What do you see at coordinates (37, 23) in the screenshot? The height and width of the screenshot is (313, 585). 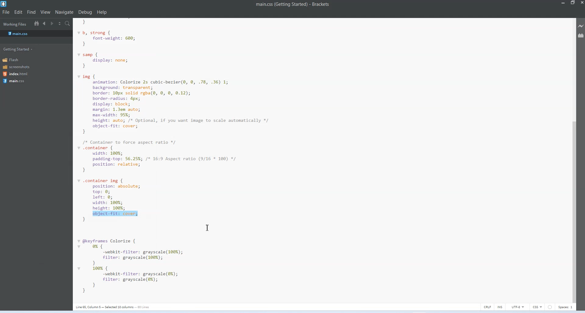 I see `Show in the file tree` at bounding box center [37, 23].